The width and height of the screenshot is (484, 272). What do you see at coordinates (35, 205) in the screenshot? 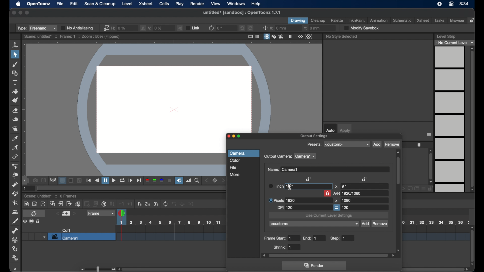
I see `` at bounding box center [35, 205].